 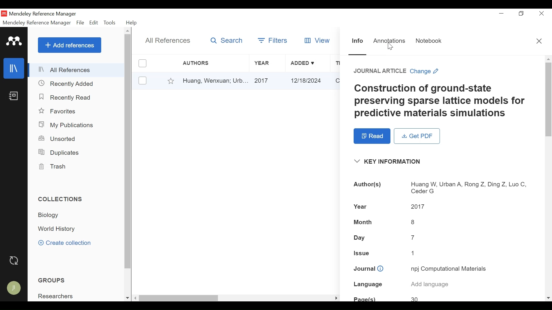 I want to click on Huang W, Urban A, Rong Z, Ding Z, Luo C, Ceder G, so click(x=469, y=187).